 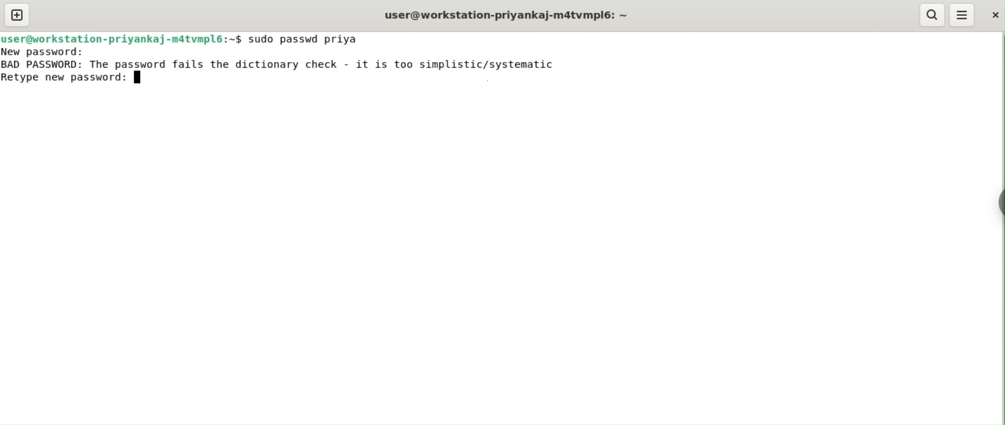 I want to click on BAD PASSWORD: The password fails the dictionary check- it is too simplistic/systematic, so click(x=288, y=64).